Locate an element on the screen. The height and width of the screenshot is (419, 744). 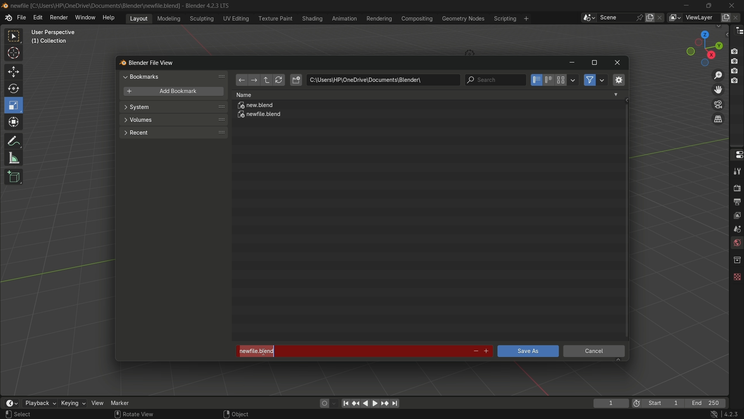
auto keyframe is located at coordinates (334, 403).